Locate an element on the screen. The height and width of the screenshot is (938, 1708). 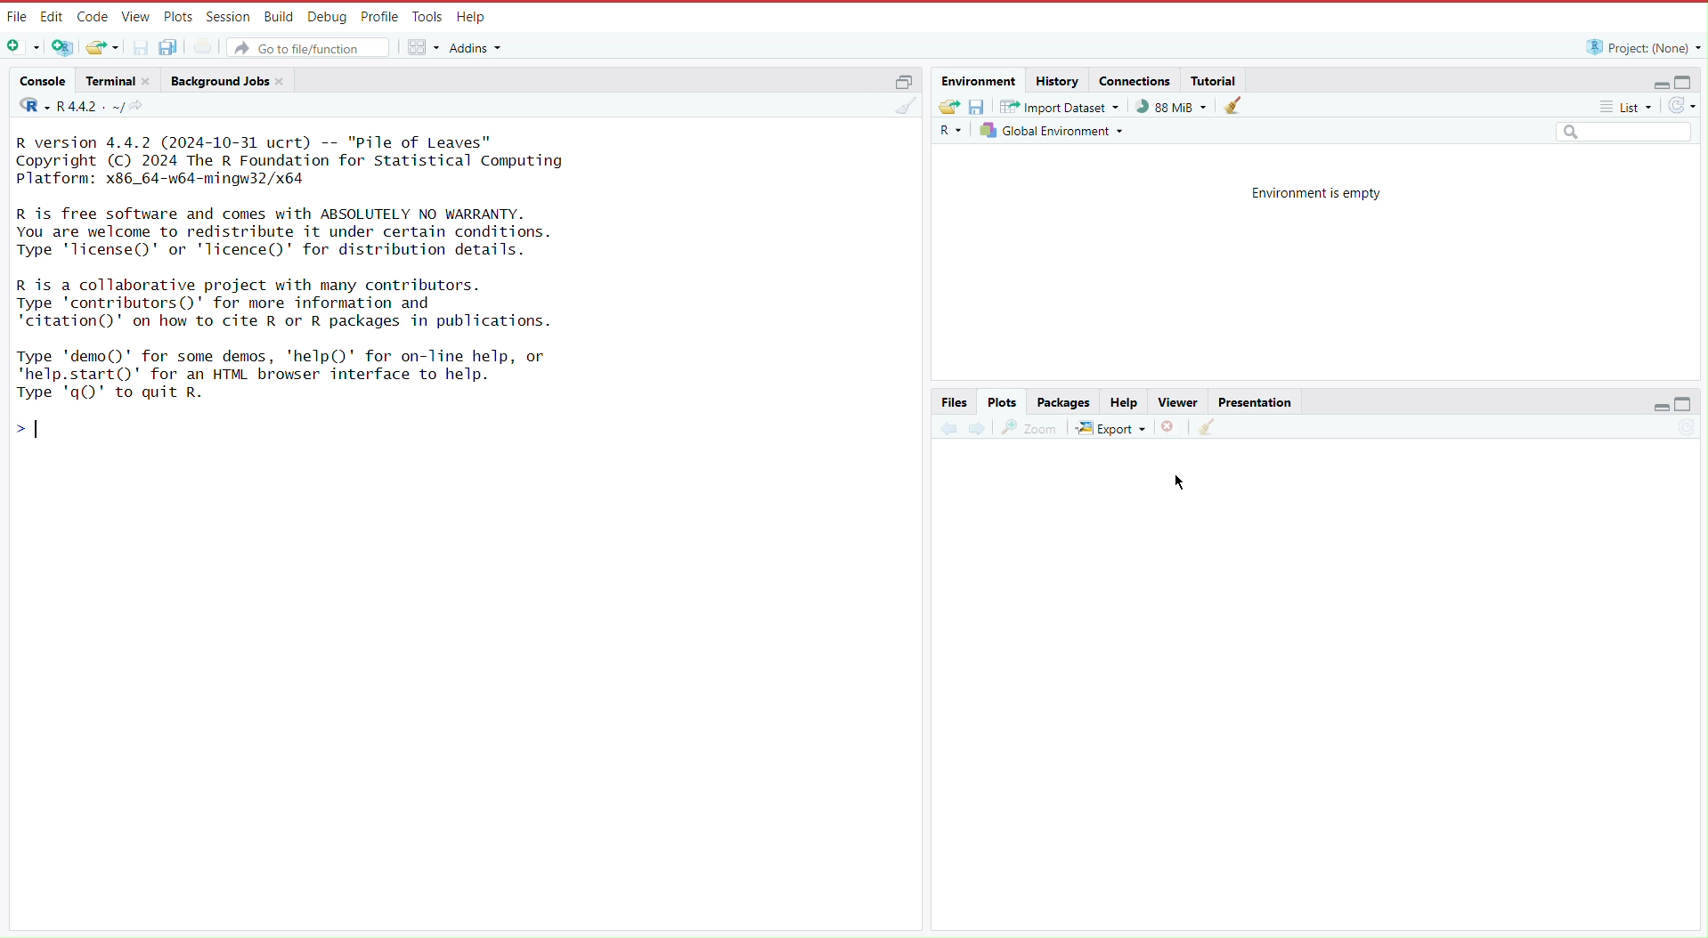
Edit is located at coordinates (52, 16).